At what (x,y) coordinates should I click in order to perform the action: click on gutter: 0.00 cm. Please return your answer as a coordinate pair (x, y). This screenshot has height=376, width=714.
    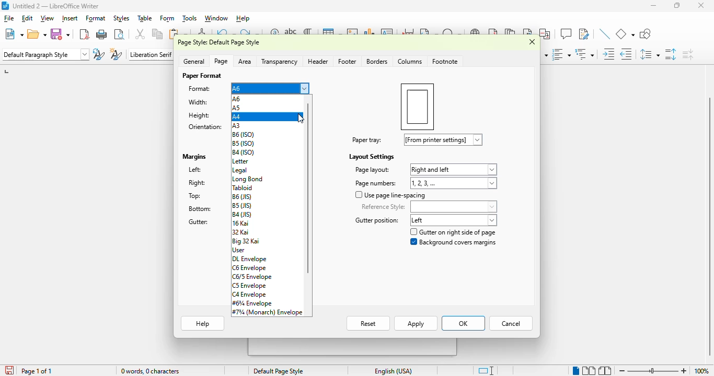
    Looking at the image, I should click on (201, 222).